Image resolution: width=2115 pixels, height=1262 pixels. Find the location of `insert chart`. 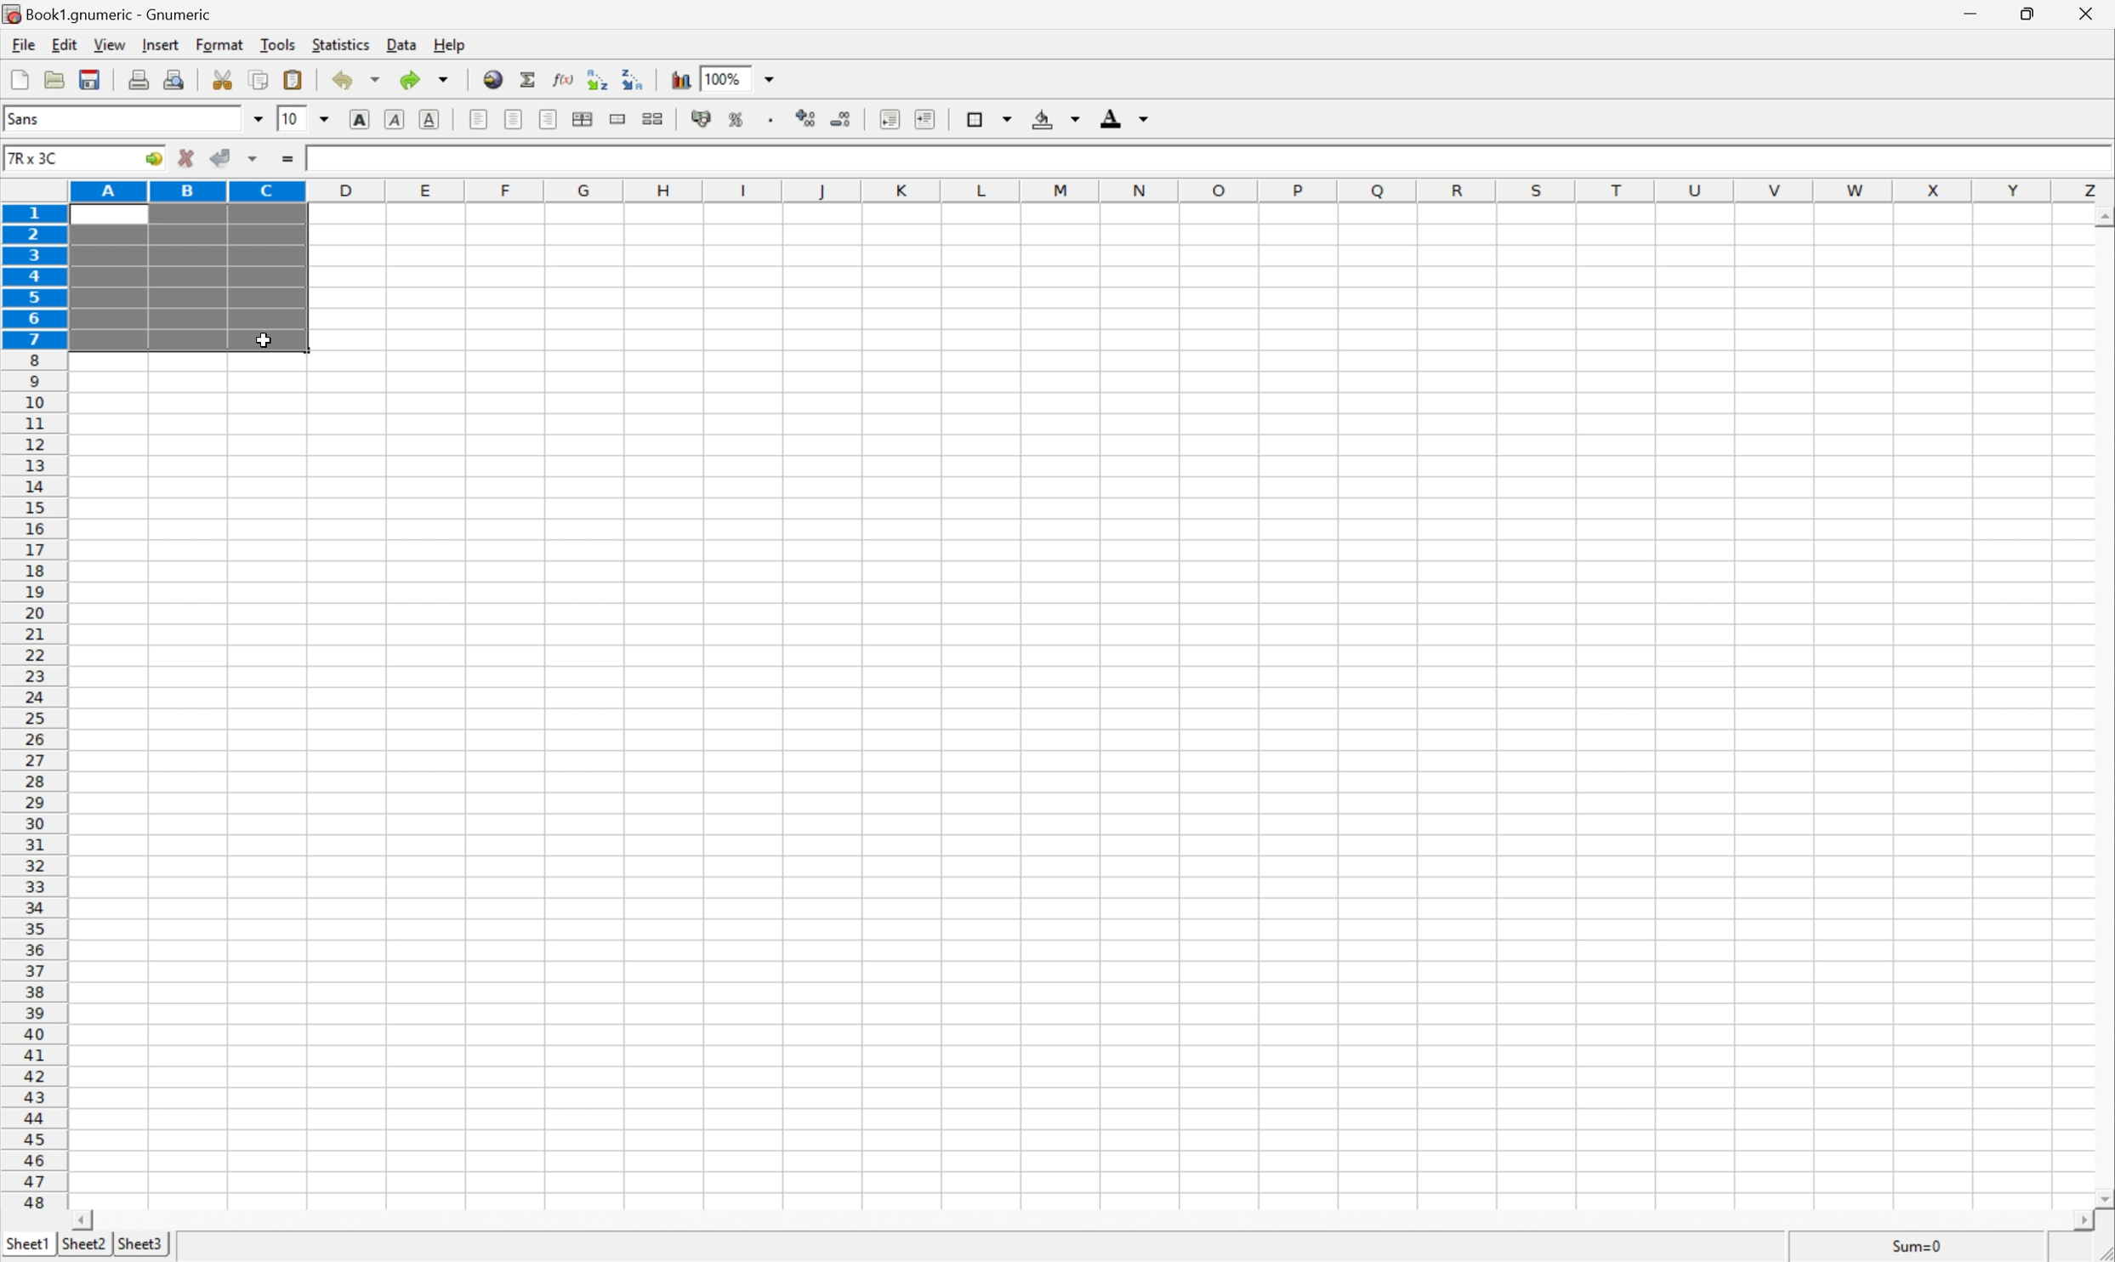

insert chart is located at coordinates (679, 77).